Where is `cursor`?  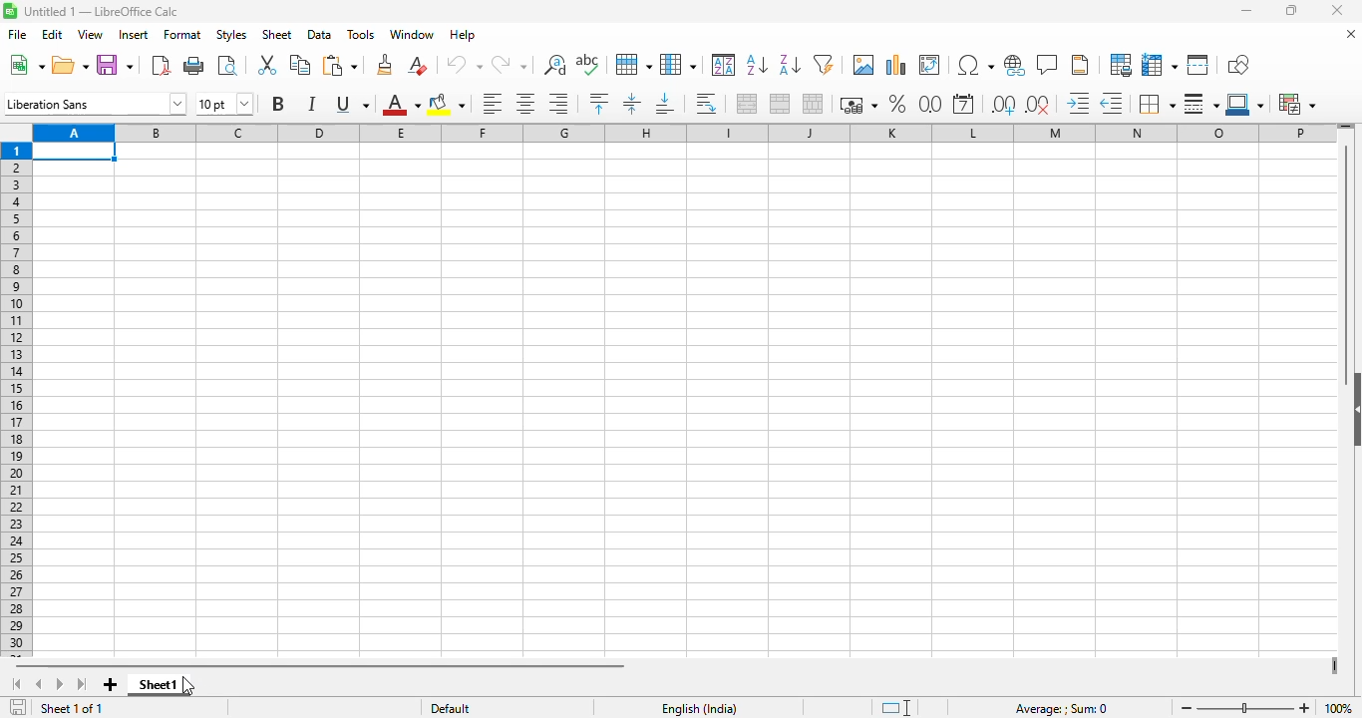 cursor is located at coordinates (187, 686).